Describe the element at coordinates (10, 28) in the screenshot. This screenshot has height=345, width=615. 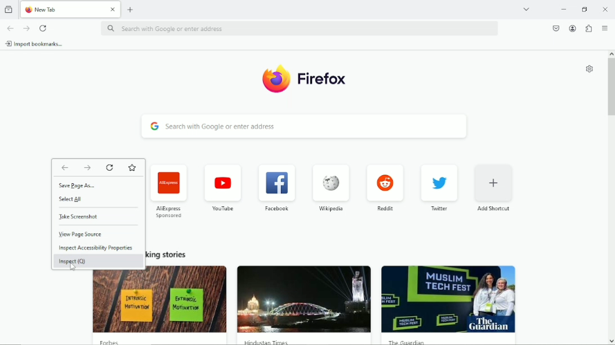
I see `go back` at that location.